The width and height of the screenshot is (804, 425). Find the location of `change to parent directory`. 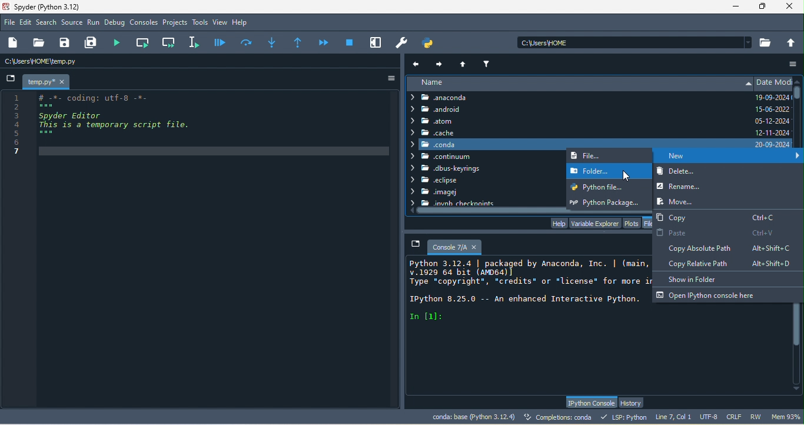

change to parent directory is located at coordinates (792, 42).